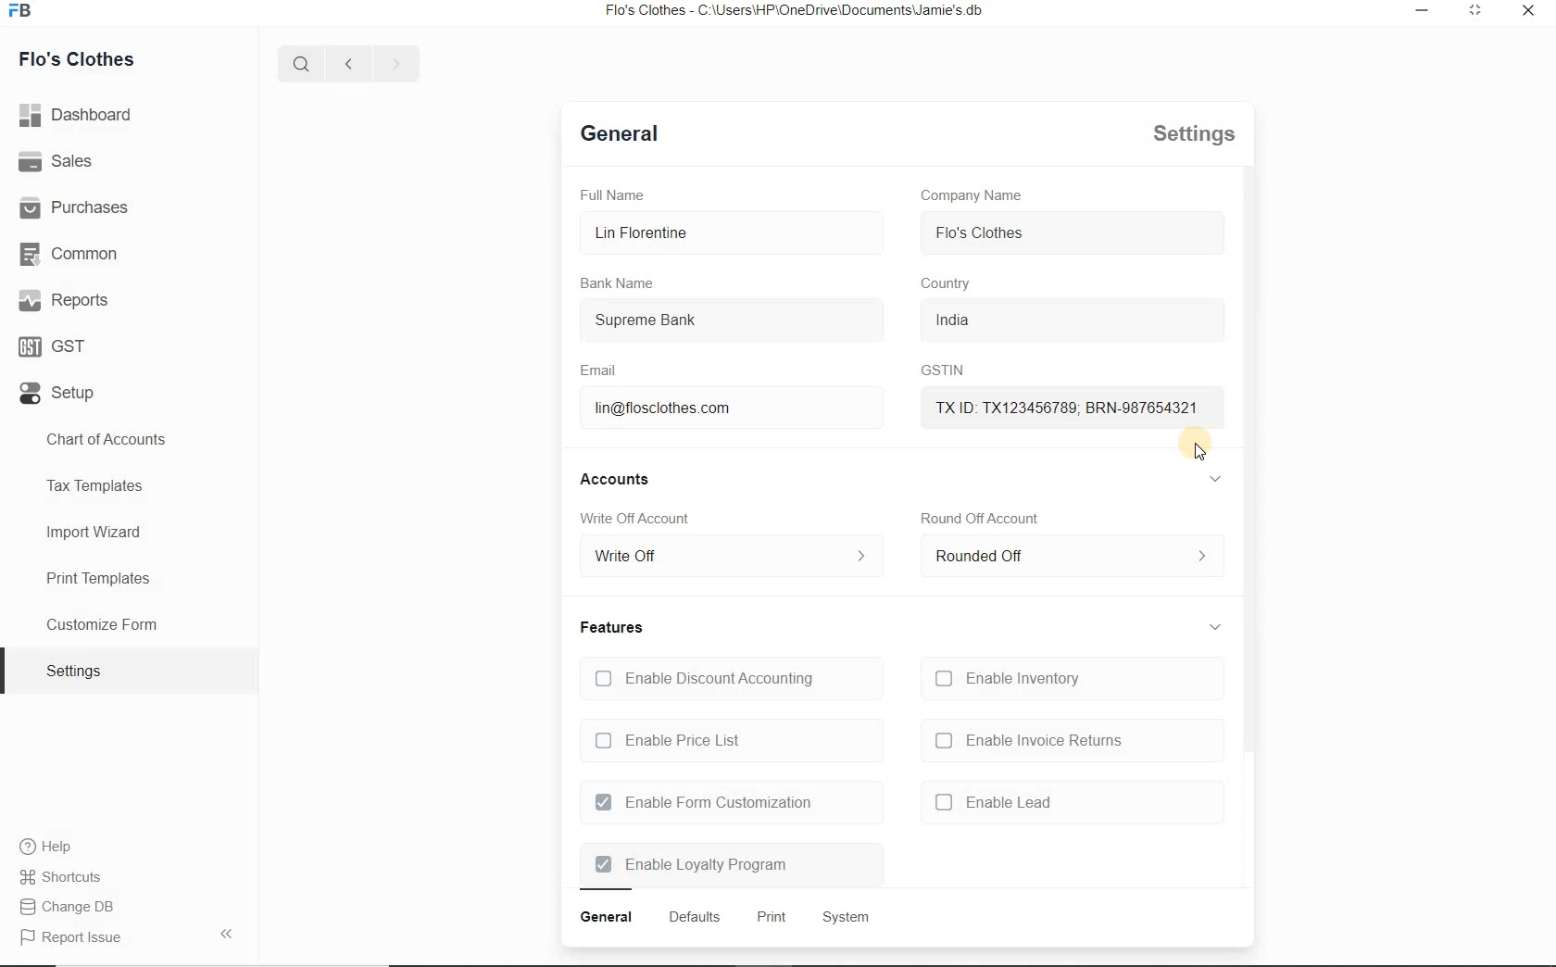 This screenshot has width=1556, height=967. What do you see at coordinates (612, 627) in the screenshot?
I see `features` at bounding box center [612, 627].